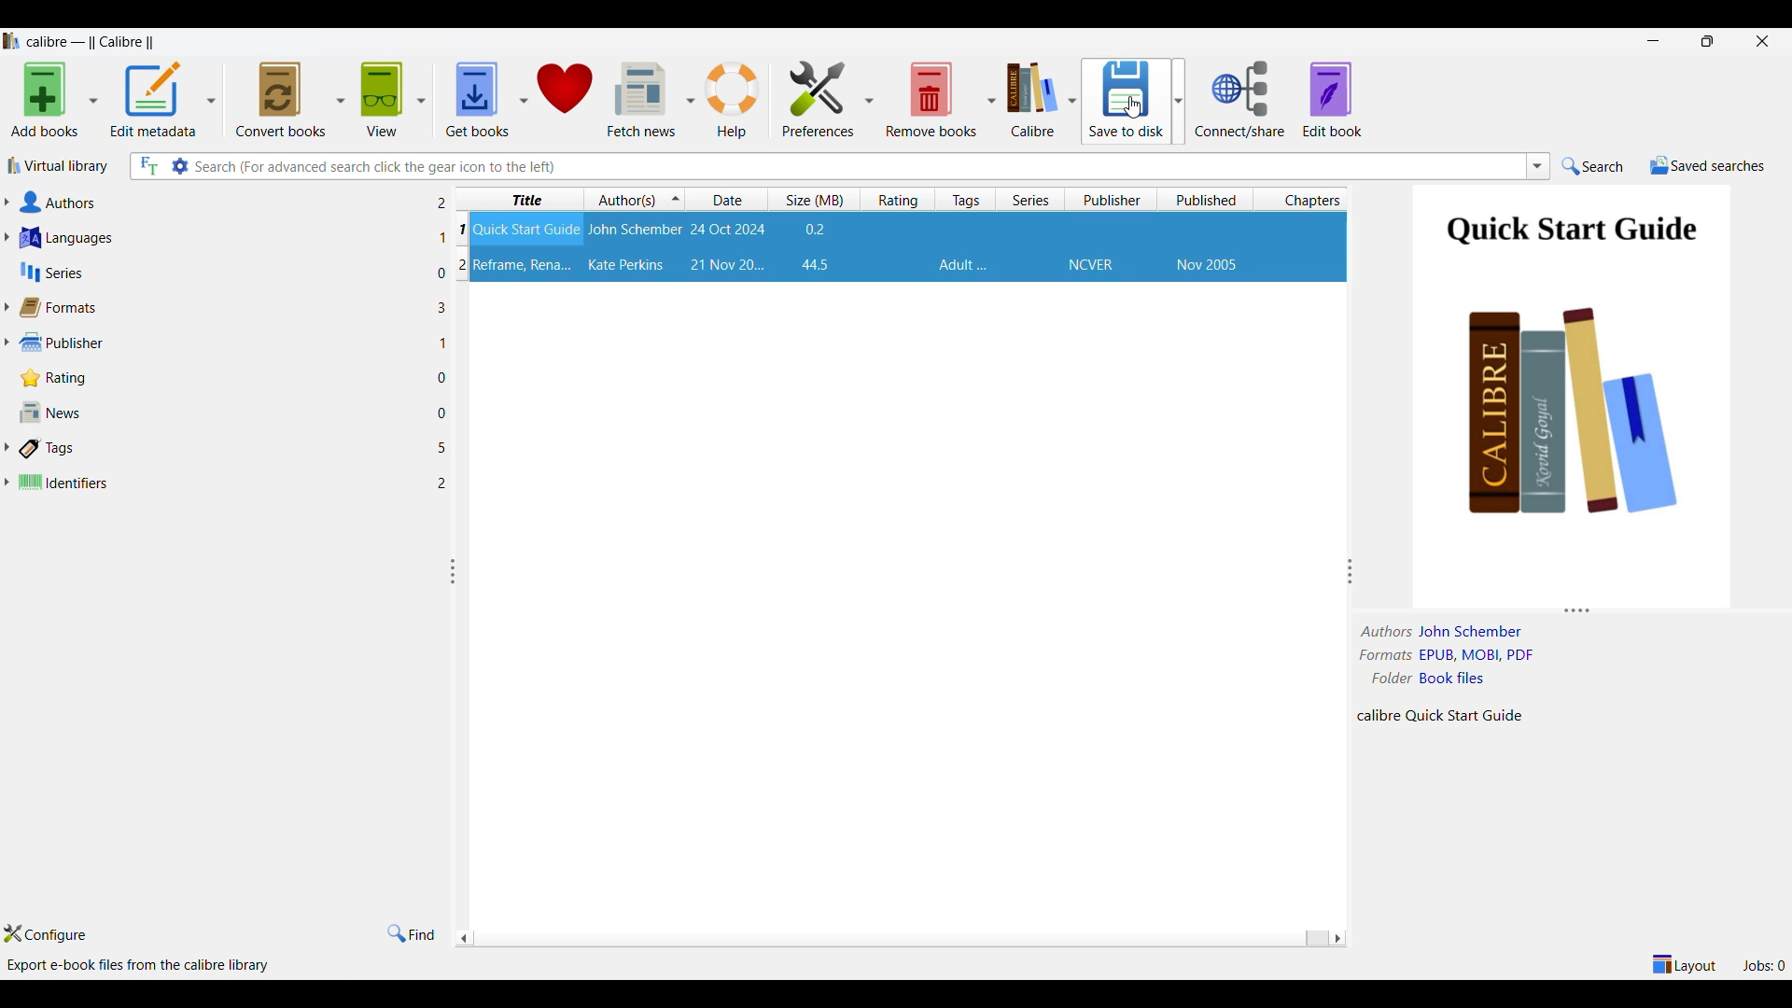 The image size is (1792, 1008). I want to click on Title, so click(530, 229).